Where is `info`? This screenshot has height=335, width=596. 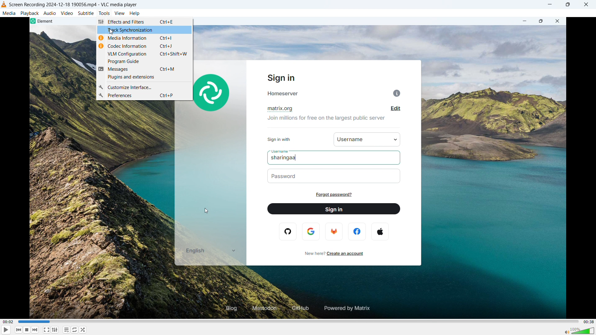 info is located at coordinates (392, 94).